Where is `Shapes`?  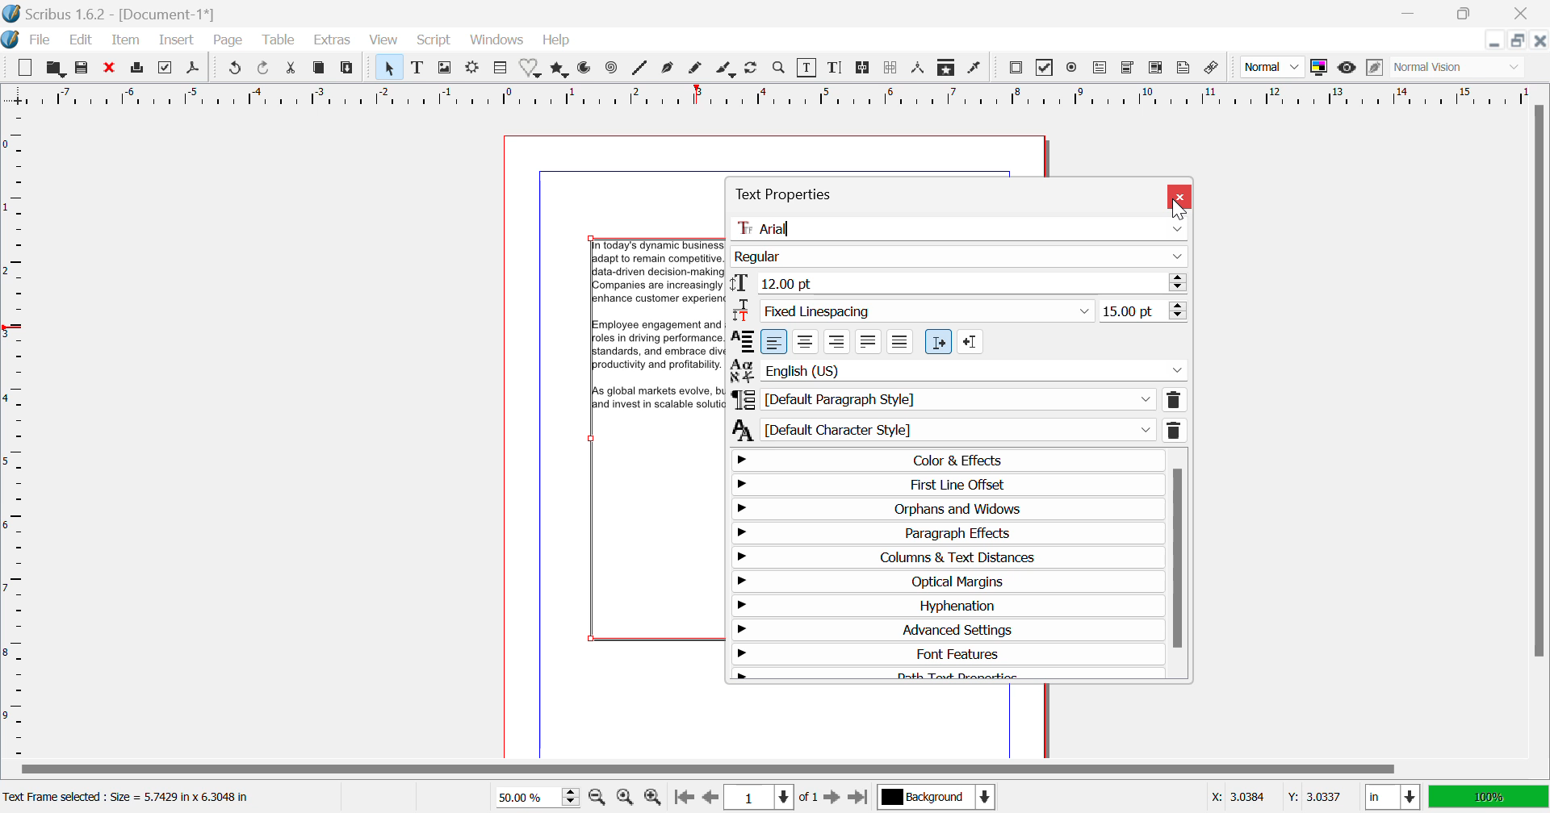
Shapes is located at coordinates (531, 68).